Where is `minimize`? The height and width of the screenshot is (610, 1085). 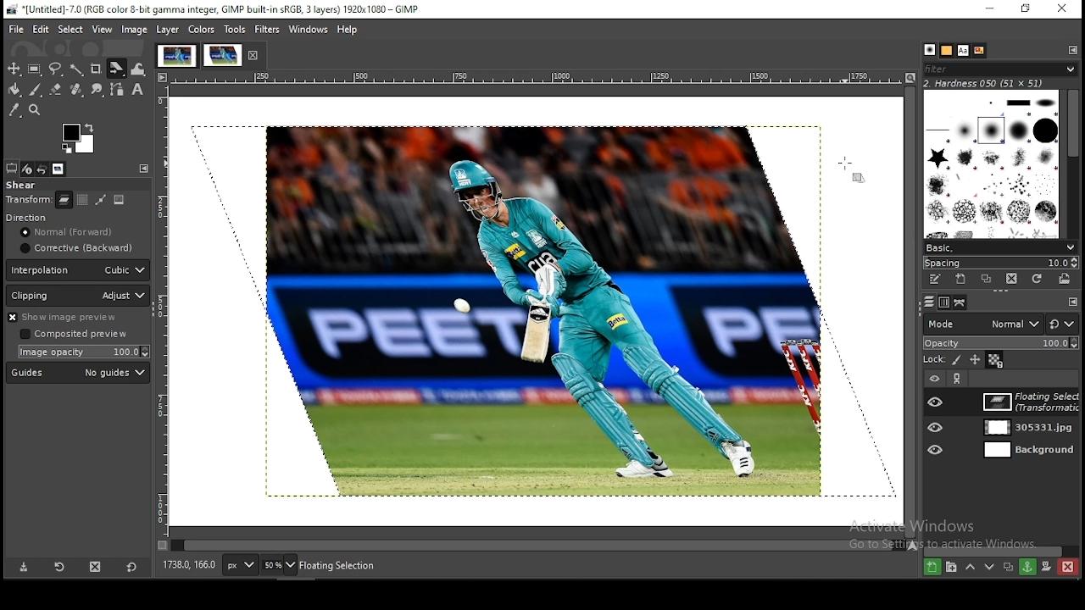 minimize is located at coordinates (987, 10).